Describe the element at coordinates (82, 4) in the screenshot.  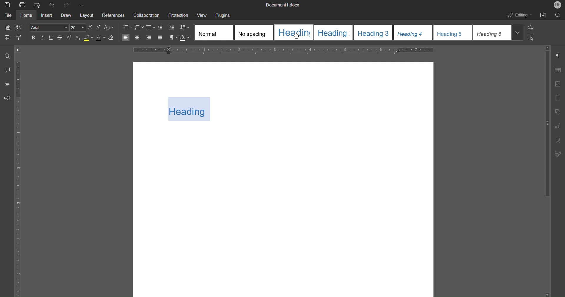
I see `More` at that location.